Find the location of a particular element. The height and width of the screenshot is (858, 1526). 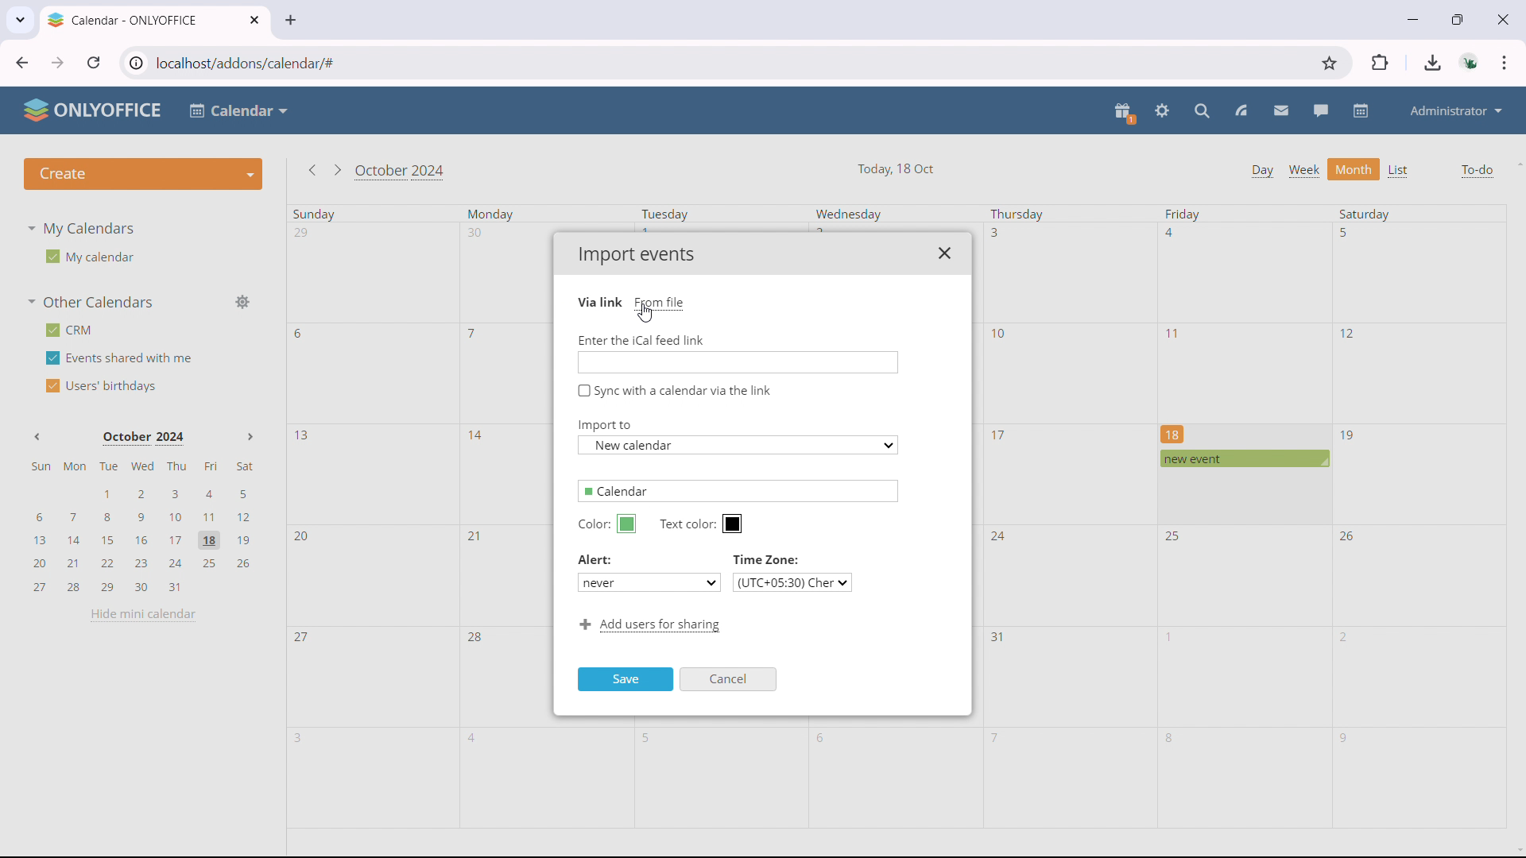

21 is located at coordinates (472, 535).